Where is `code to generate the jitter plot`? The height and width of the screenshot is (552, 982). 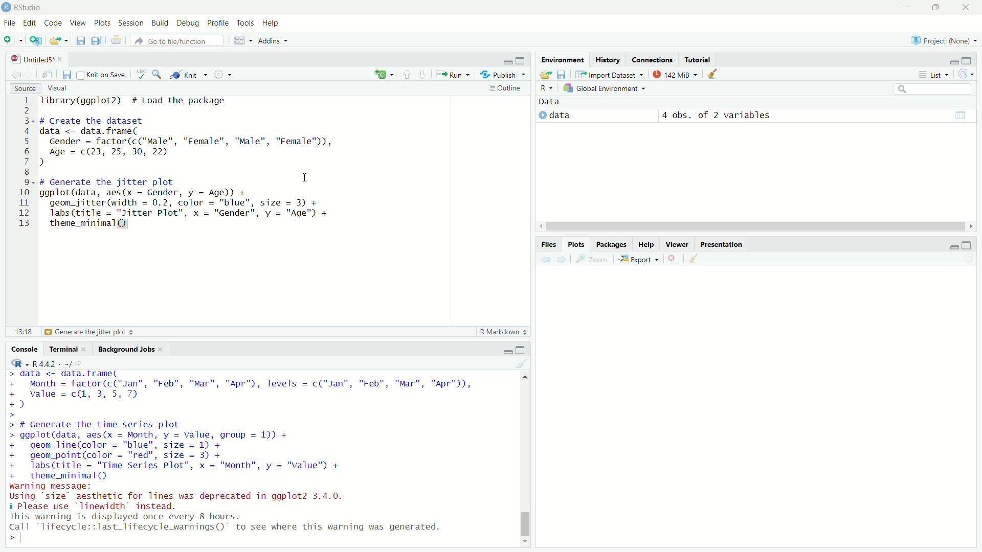 code to generate the jitter plot is located at coordinates (206, 203).